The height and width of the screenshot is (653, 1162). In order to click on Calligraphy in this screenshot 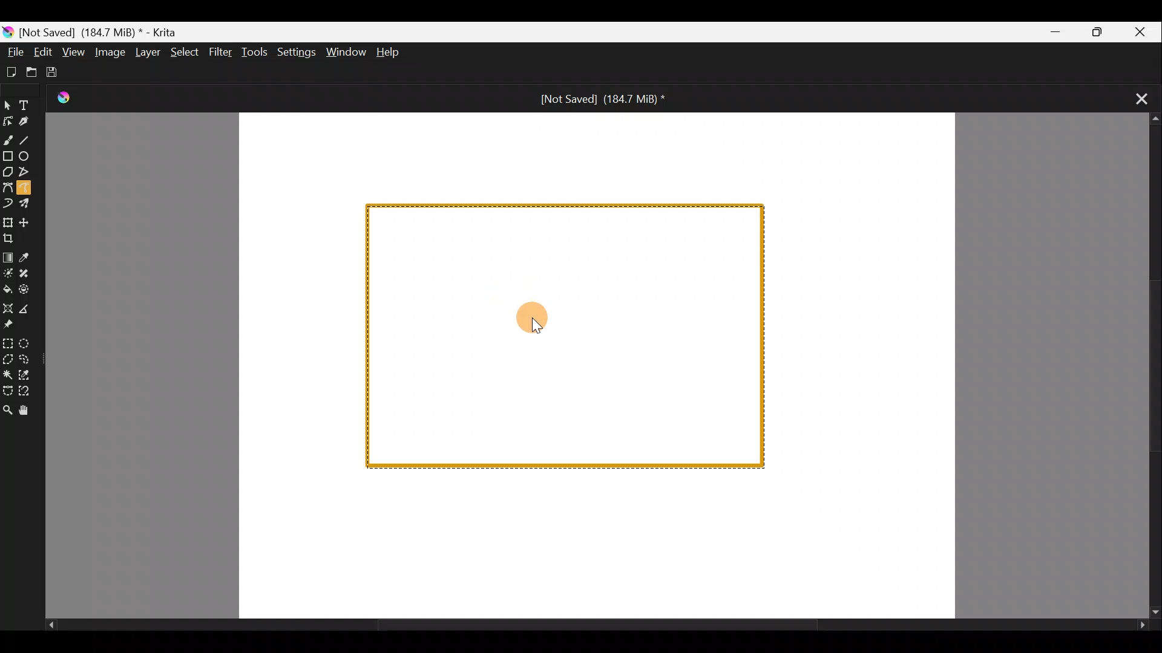, I will do `click(25, 122)`.